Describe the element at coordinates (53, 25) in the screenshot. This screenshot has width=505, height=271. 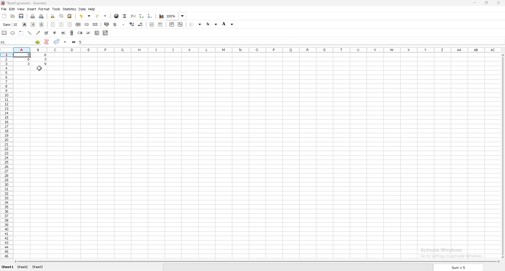
I see `align left` at that location.